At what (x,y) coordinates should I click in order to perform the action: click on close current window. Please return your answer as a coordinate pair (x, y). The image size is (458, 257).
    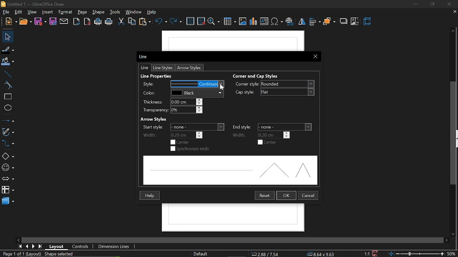
    Looking at the image, I should click on (316, 56).